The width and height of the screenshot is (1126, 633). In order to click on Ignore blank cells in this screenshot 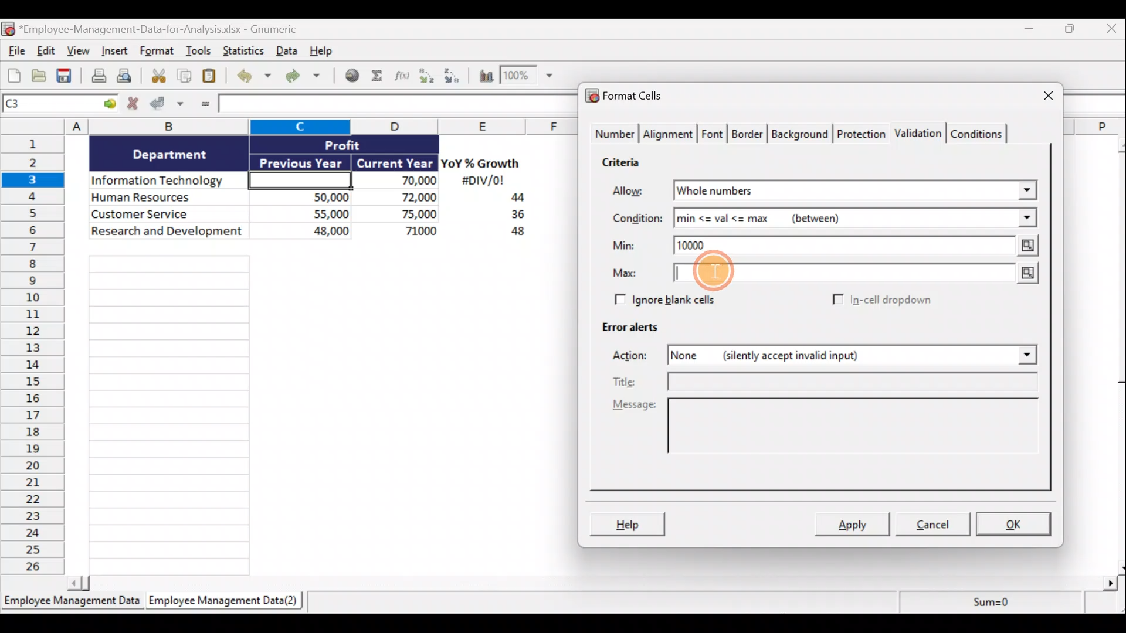, I will do `click(682, 300)`.